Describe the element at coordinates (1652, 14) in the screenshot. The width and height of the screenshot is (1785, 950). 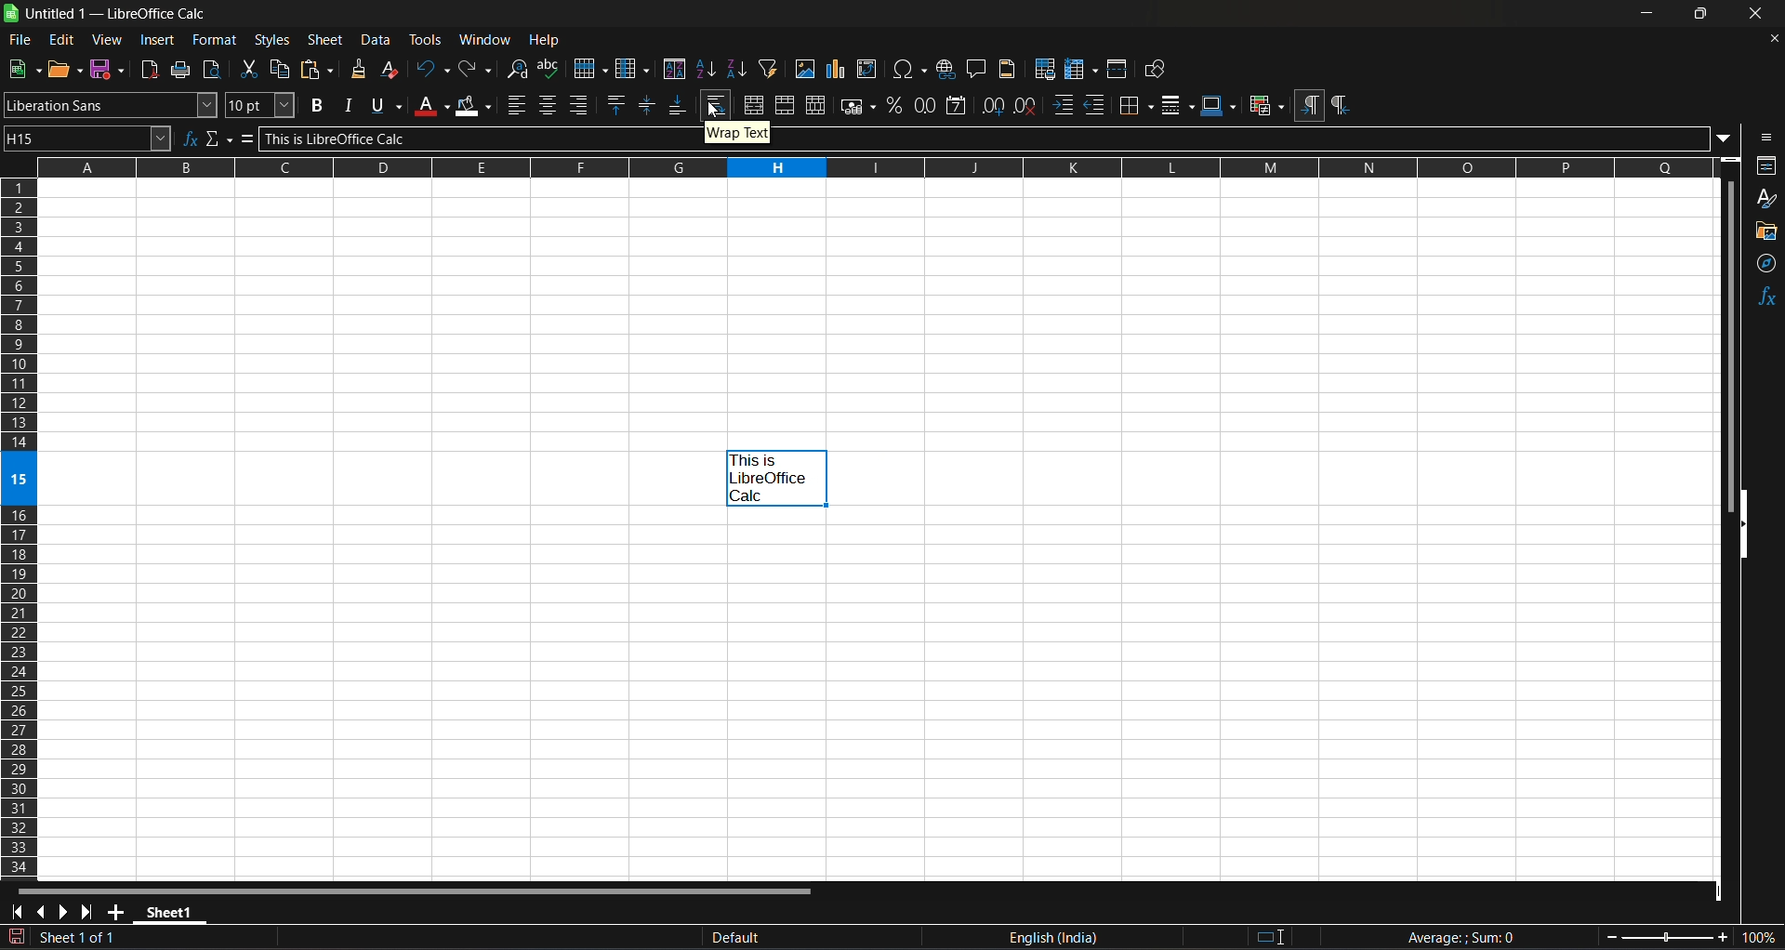
I see `minimize` at that location.